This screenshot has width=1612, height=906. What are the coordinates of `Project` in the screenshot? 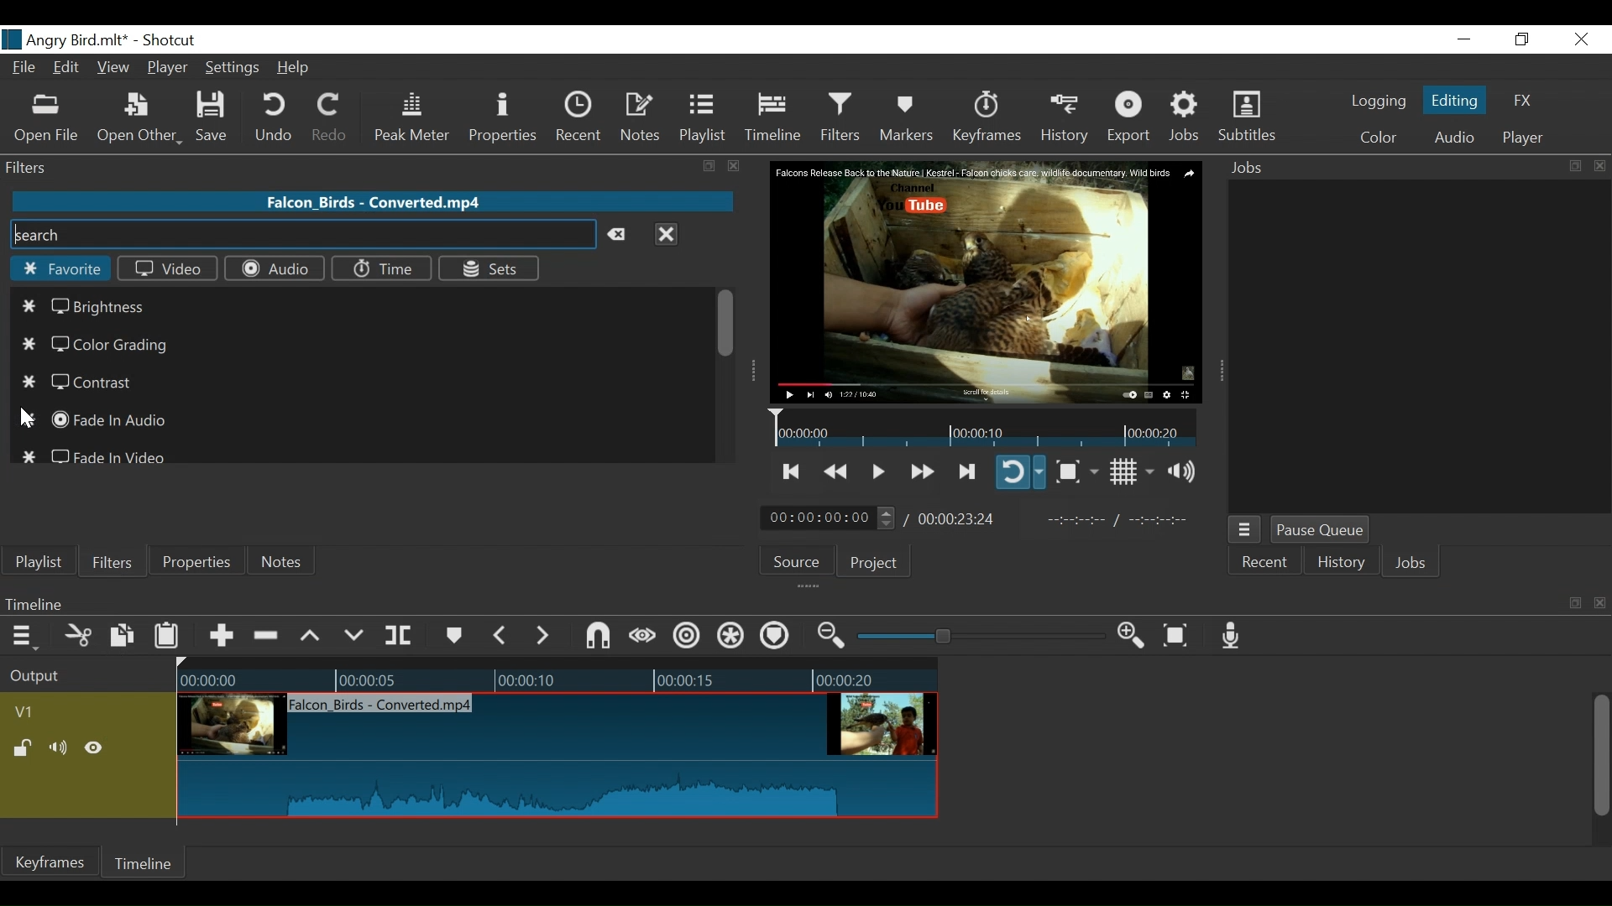 It's located at (874, 562).